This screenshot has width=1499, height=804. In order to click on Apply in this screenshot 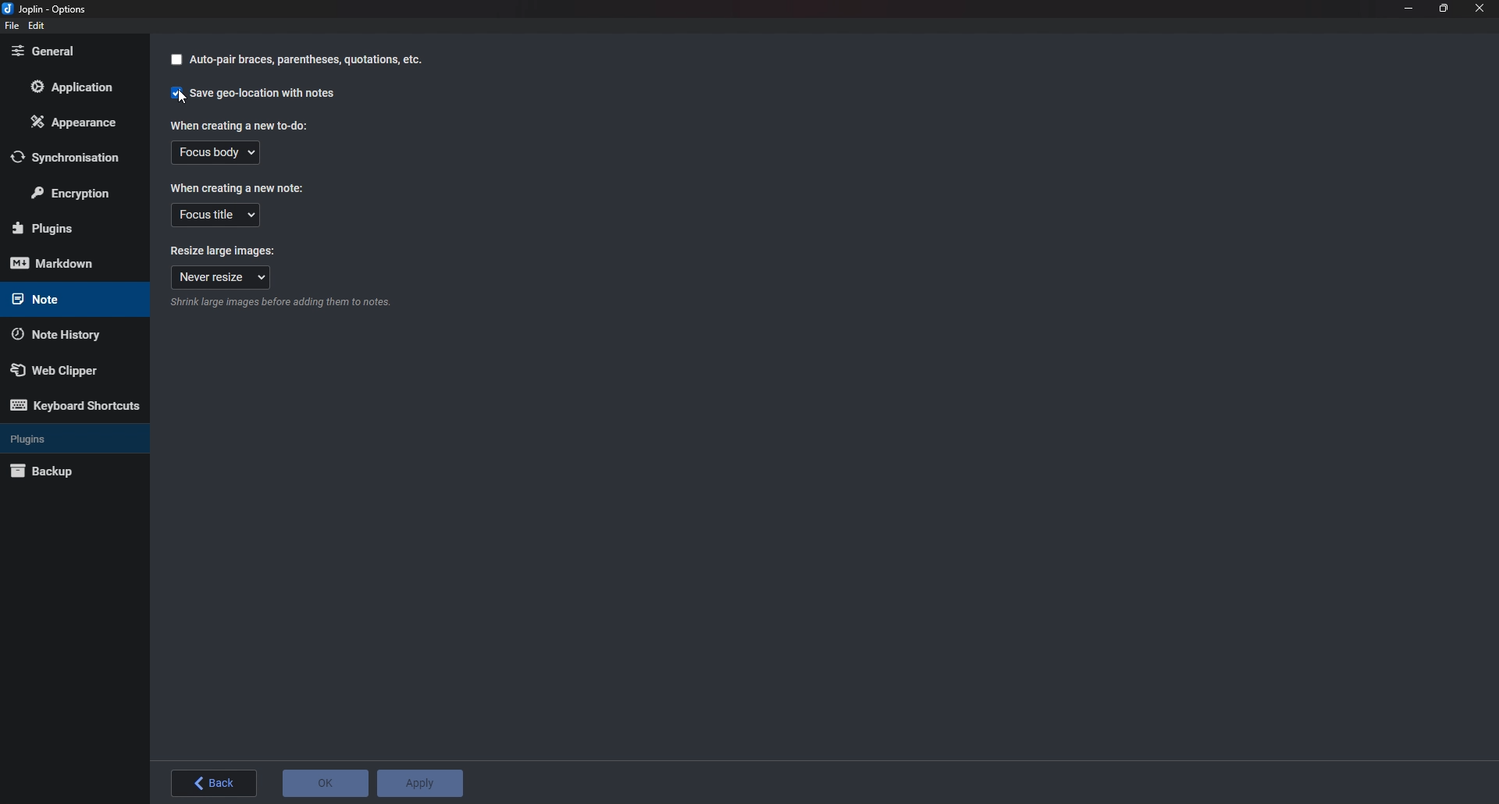, I will do `click(421, 784)`.